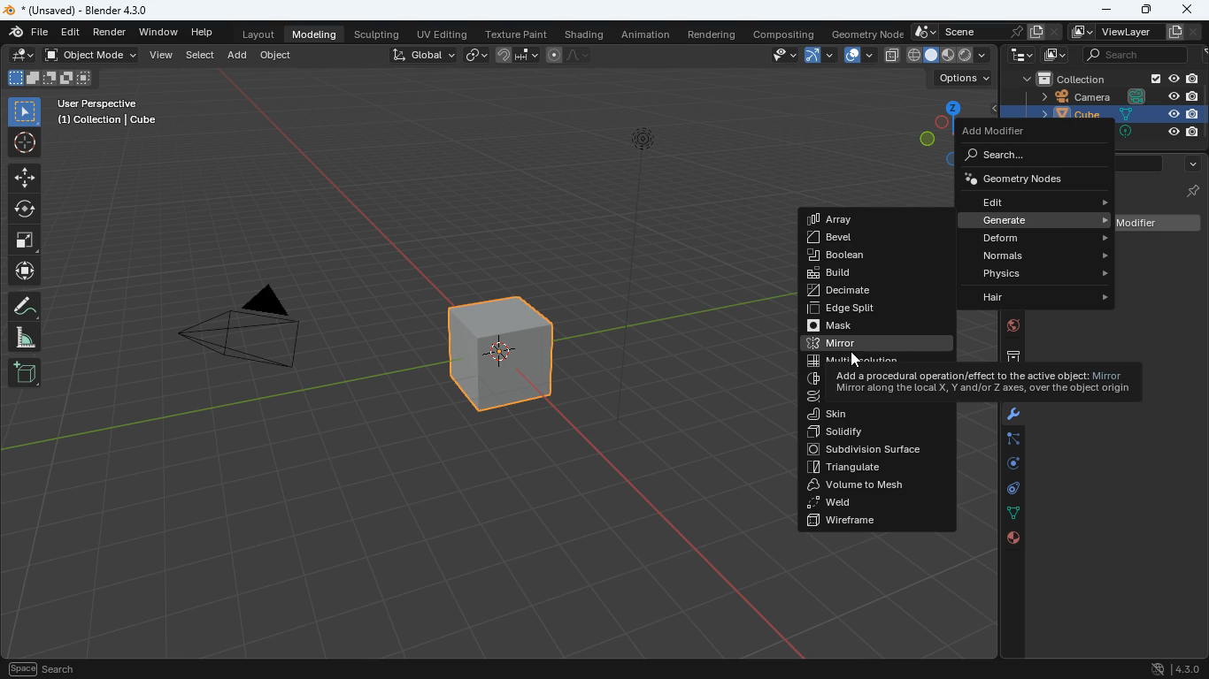  Describe the element at coordinates (20, 242) in the screenshot. I see `fullscreen` at that location.